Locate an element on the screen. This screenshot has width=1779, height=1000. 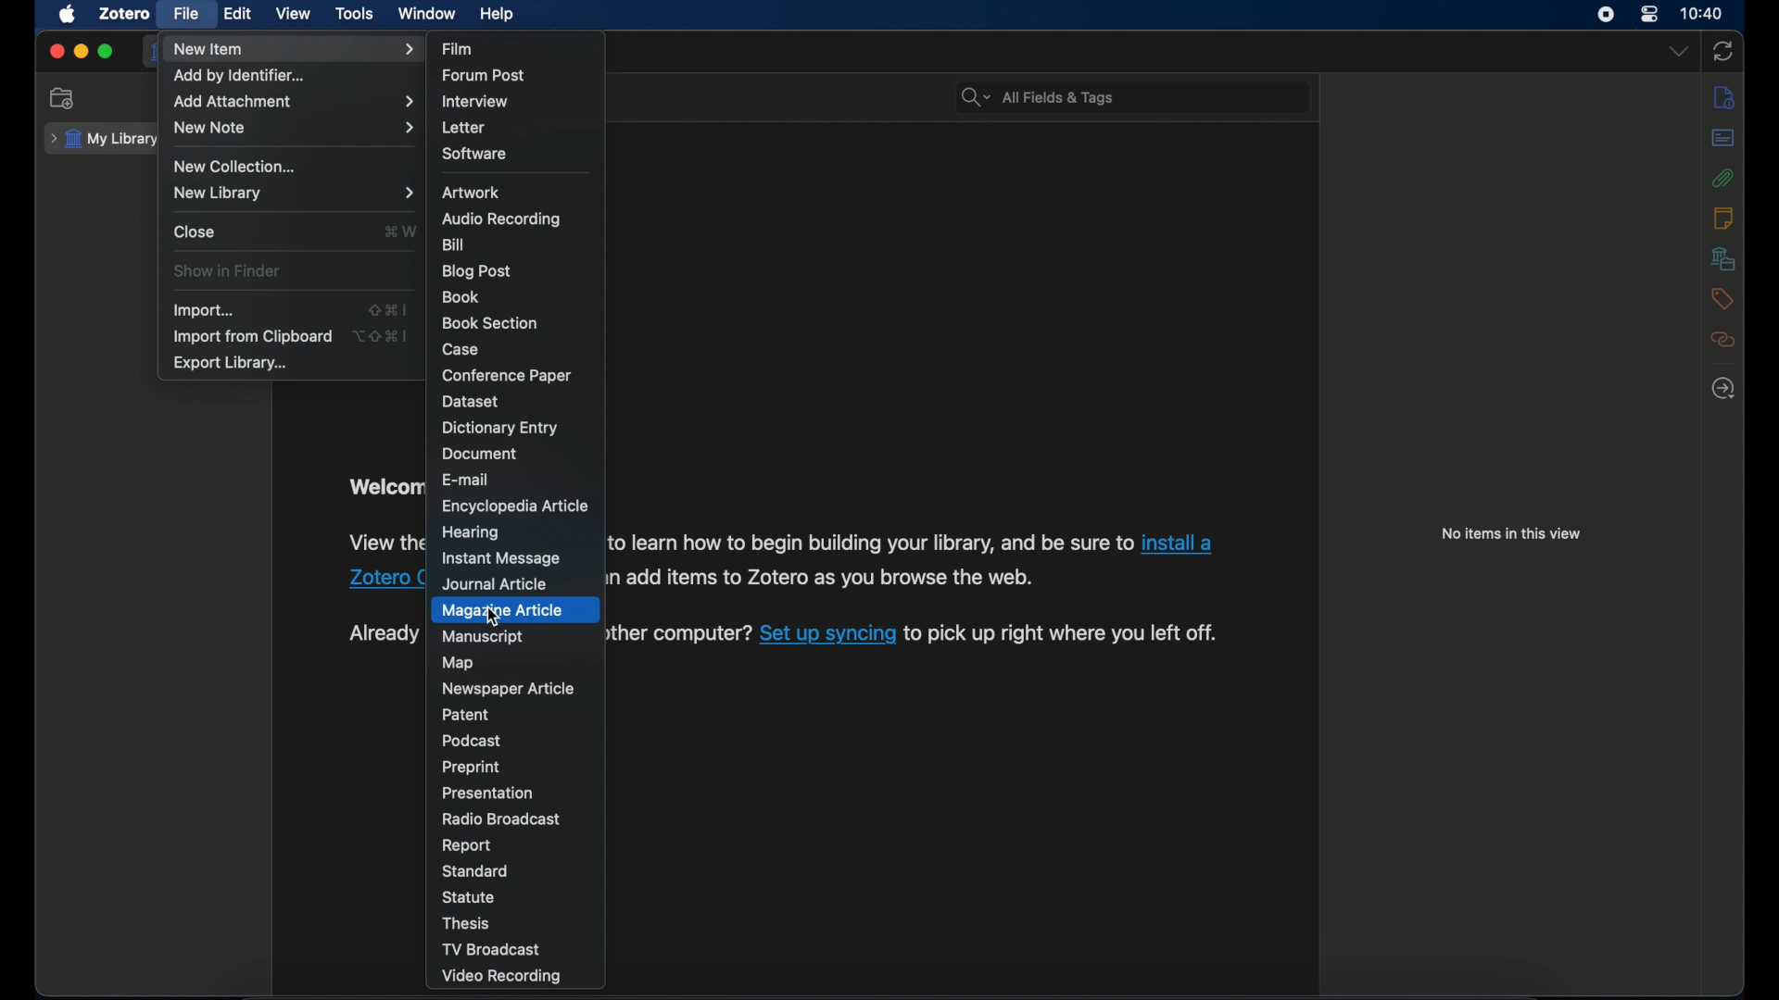
close is located at coordinates (56, 53).